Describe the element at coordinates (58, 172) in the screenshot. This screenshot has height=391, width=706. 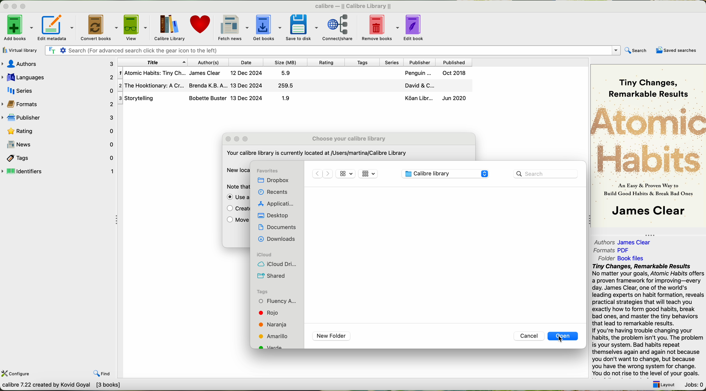
I see `identifiers` at that location.